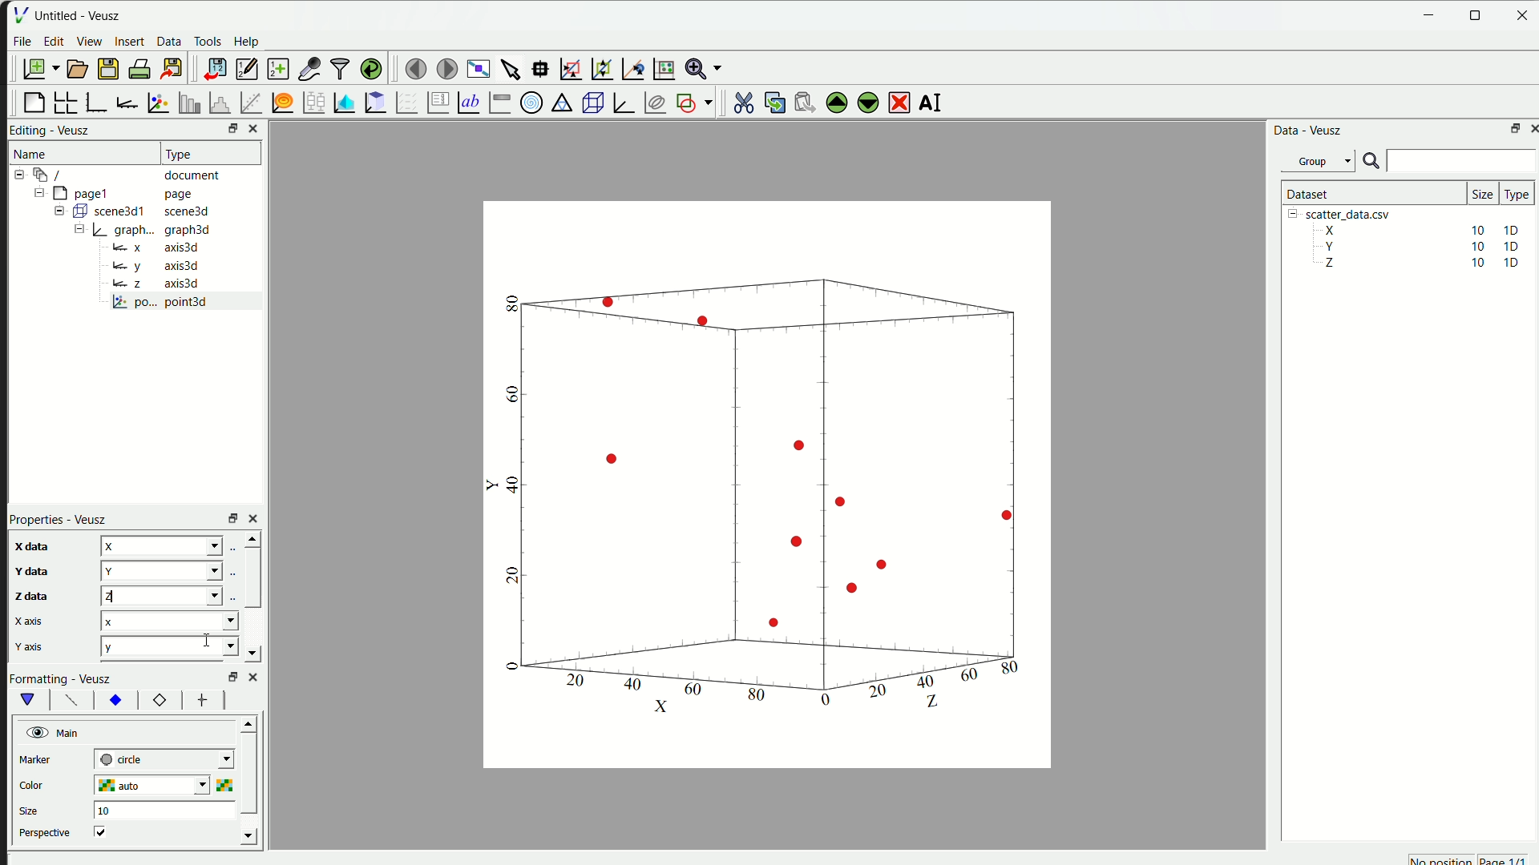 The width and height of the screenshot is (1539, 865). What do you see at coordinates (53, 41) in the screenshot?
I see `edit` at bounding box center [53, 41].